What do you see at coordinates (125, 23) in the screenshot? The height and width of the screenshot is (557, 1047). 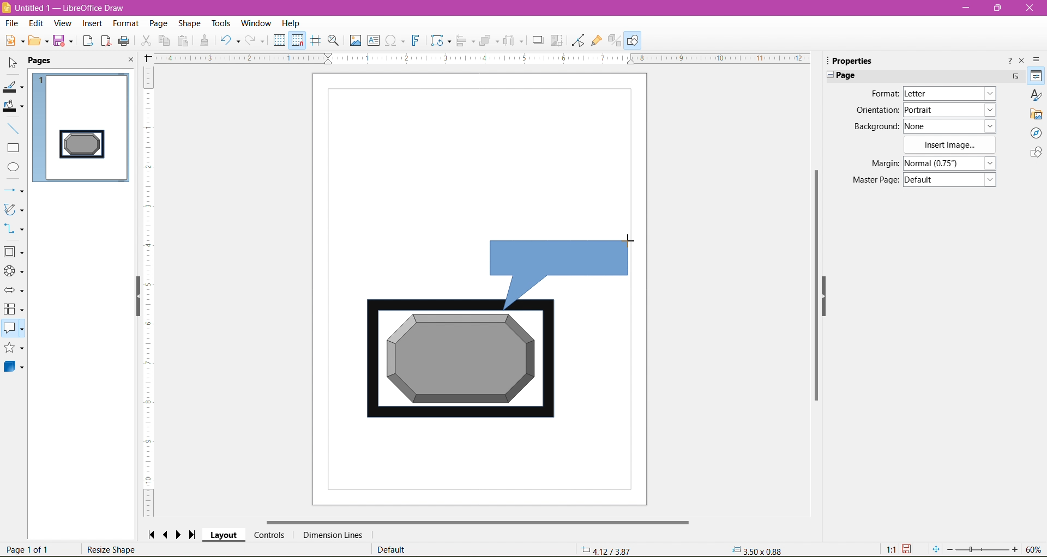 I see `Format` at bounding box center [125, 23].